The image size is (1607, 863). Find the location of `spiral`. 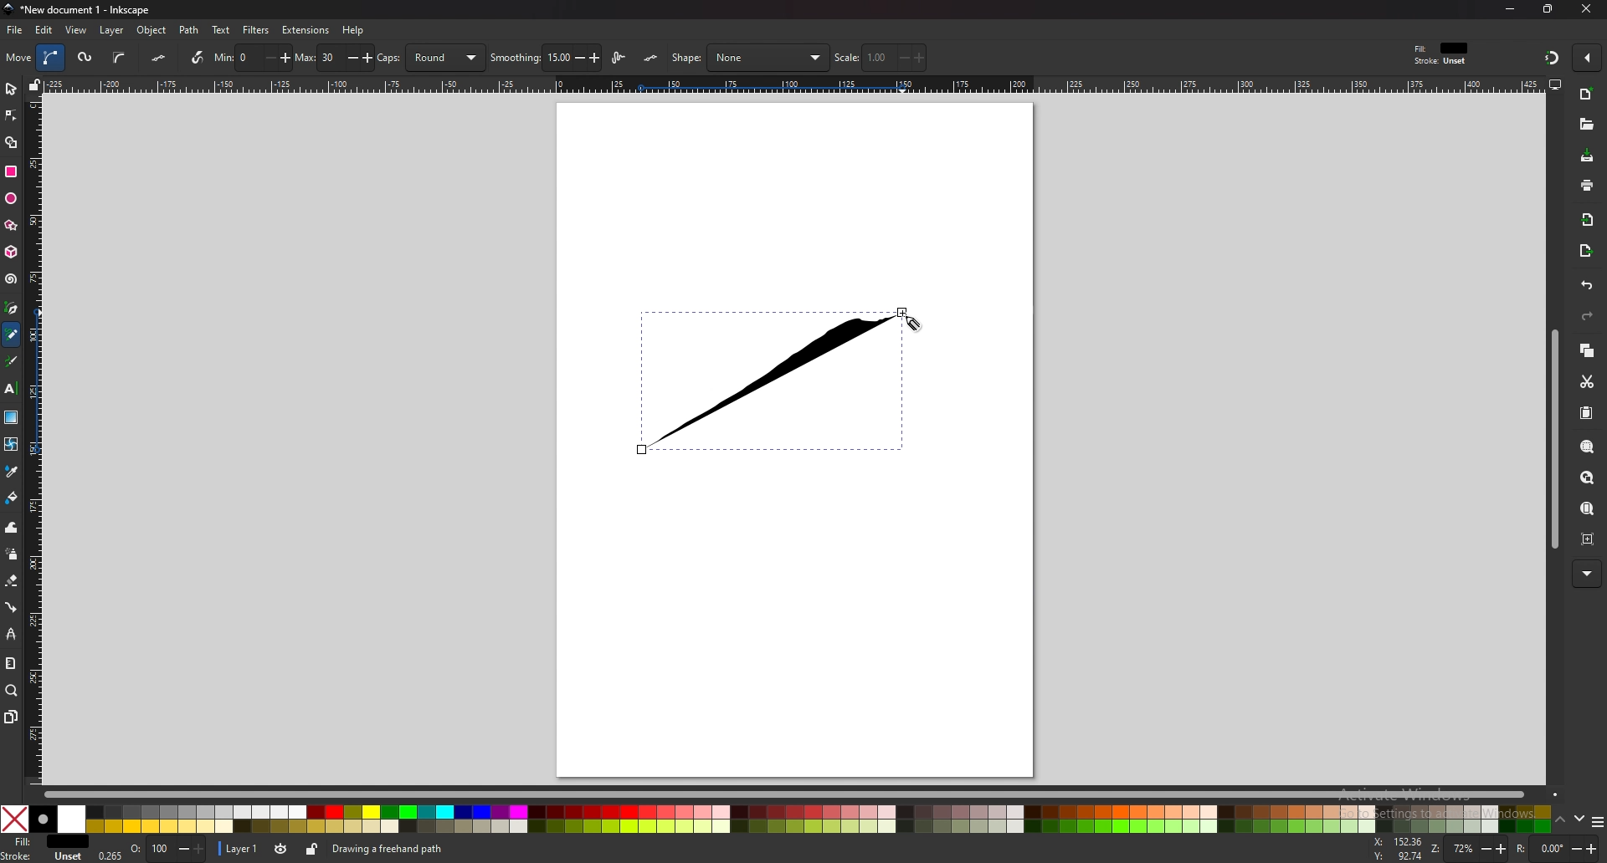

spiral is located at coordinates (11, 278).